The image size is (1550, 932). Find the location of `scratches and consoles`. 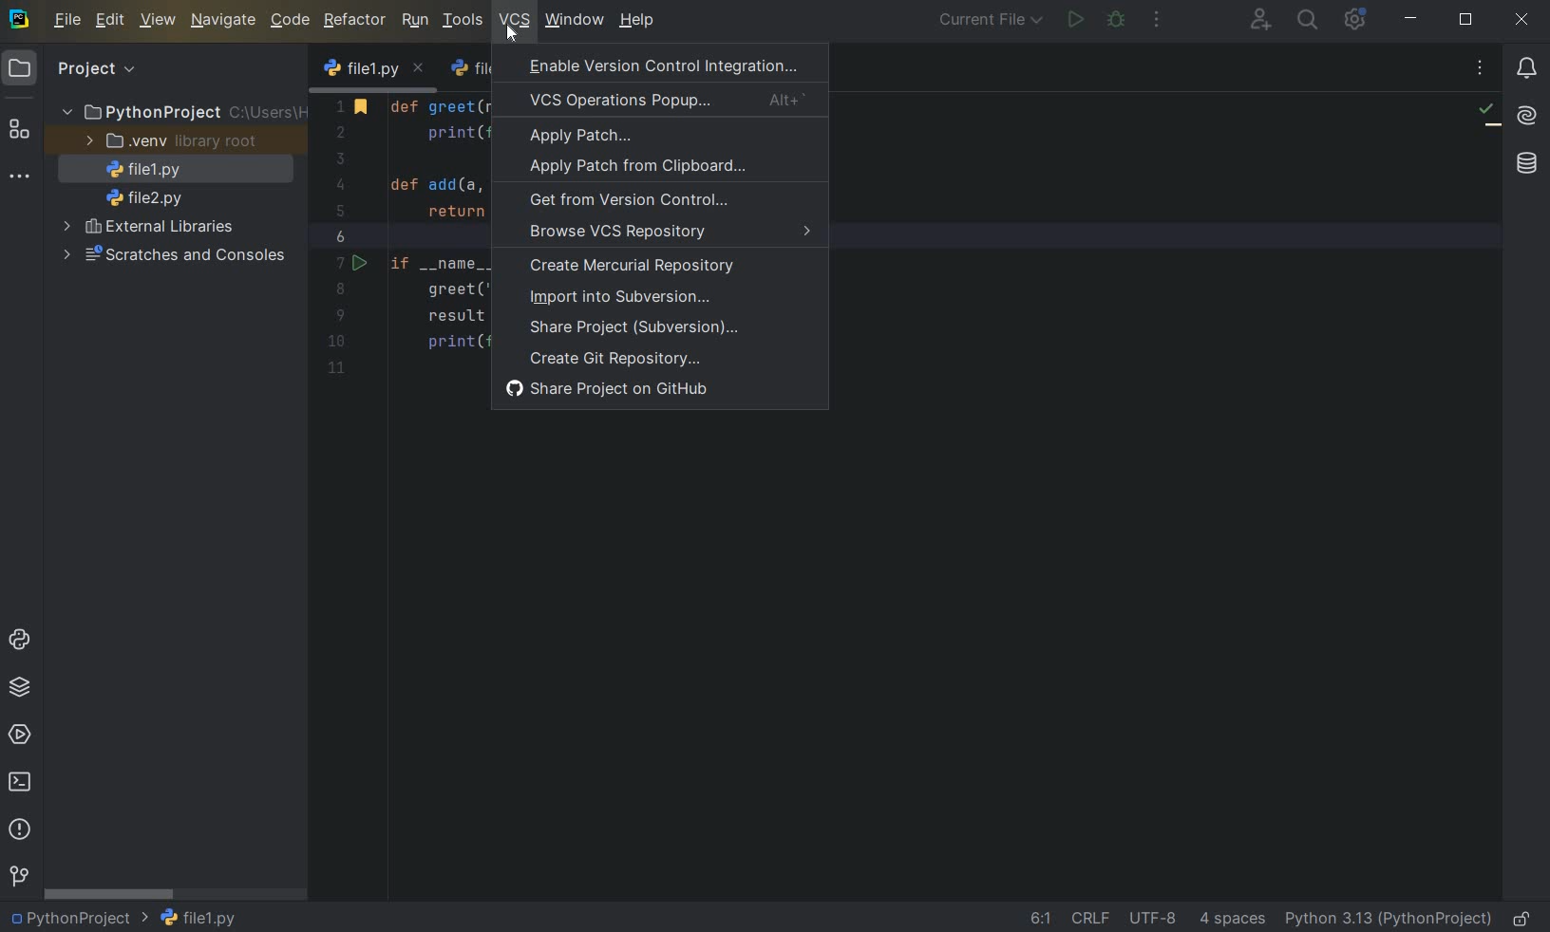

scratches and consoles is located at coordinates (172, 255).